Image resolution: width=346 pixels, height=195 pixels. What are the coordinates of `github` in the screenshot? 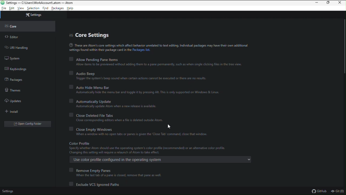 It's located at (319, 191).